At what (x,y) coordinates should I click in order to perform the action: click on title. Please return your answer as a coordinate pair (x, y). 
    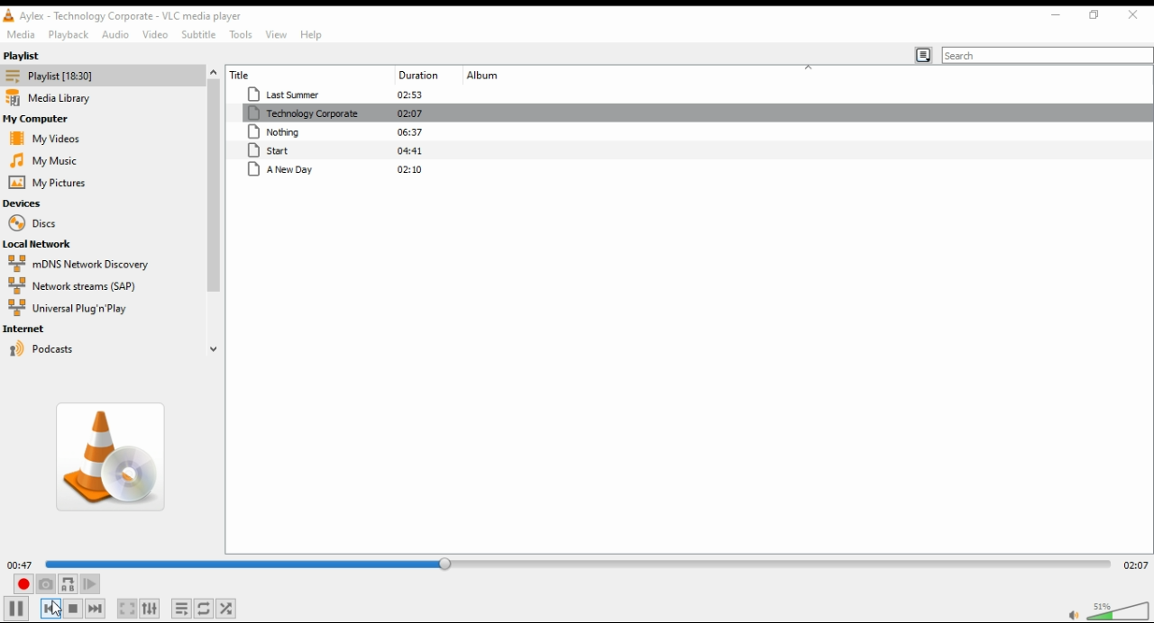
    Looking at the image, I should click on (270, 74).